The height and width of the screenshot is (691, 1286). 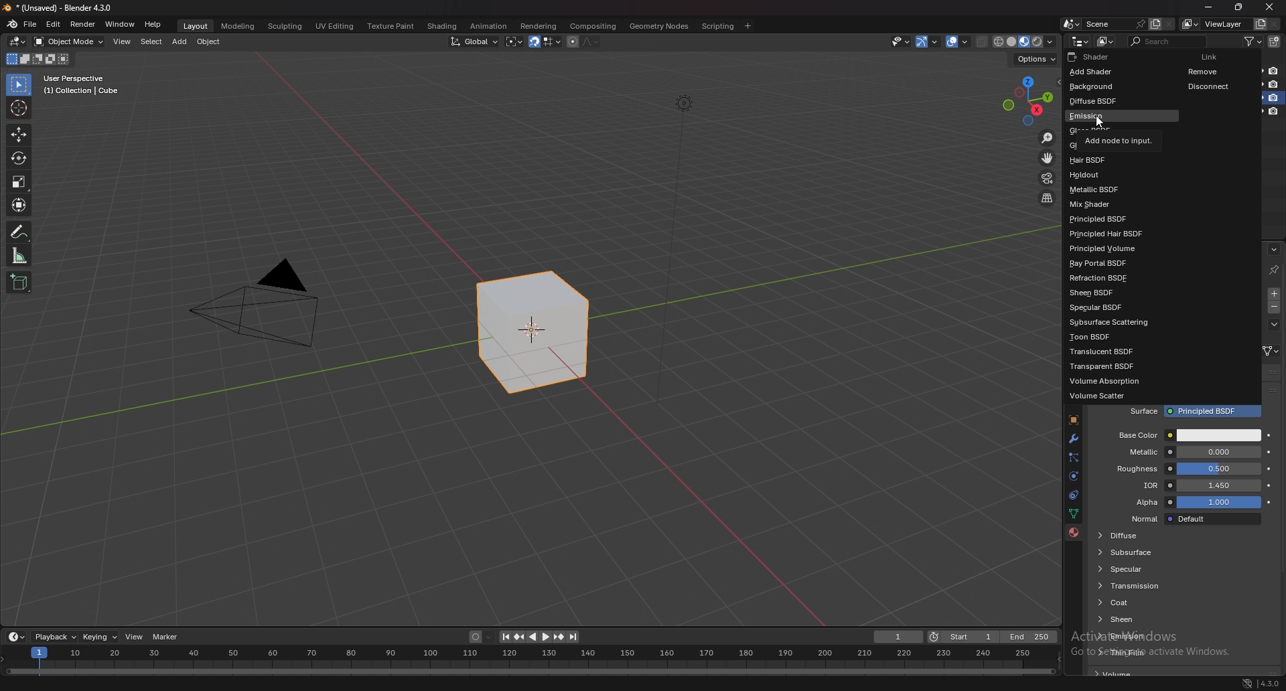 What do you see at coordinates (1106, 42) in the screenshot?
I see `display mode` at bounding box center [1106, 42].